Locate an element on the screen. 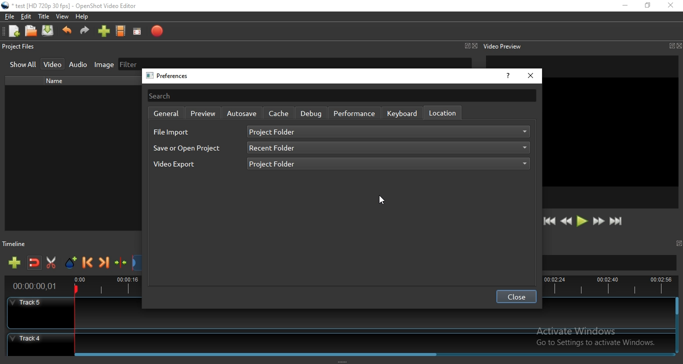  search is located at coordinates (341, 95).